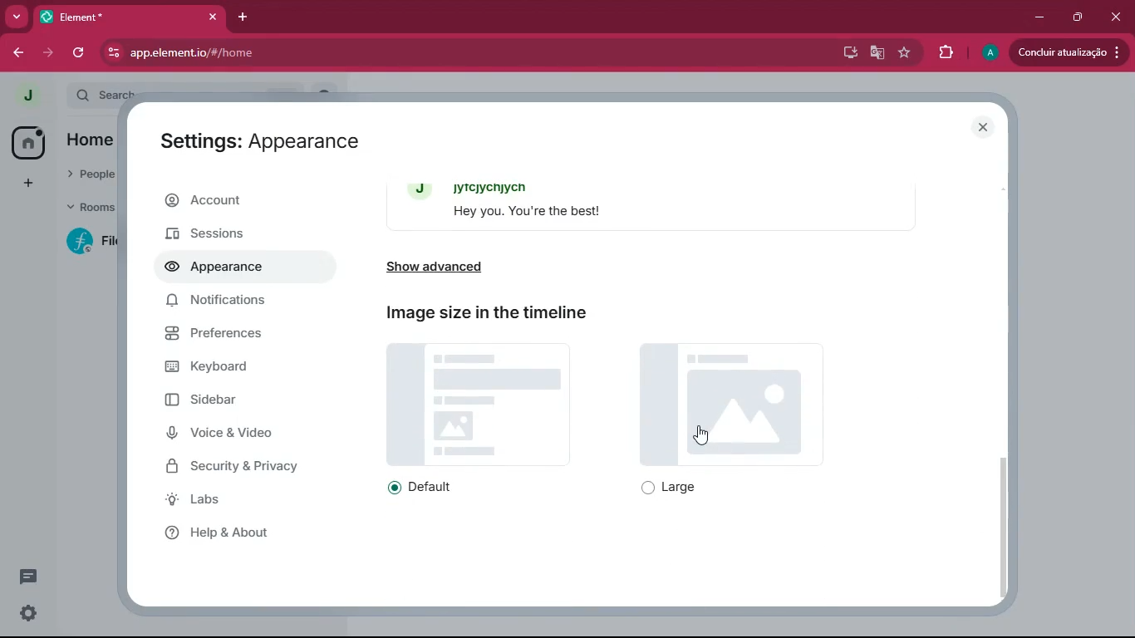  What do you see at coordinates (240, 201) in the screenshot?
I see `account` at bounding box center [240, 201].